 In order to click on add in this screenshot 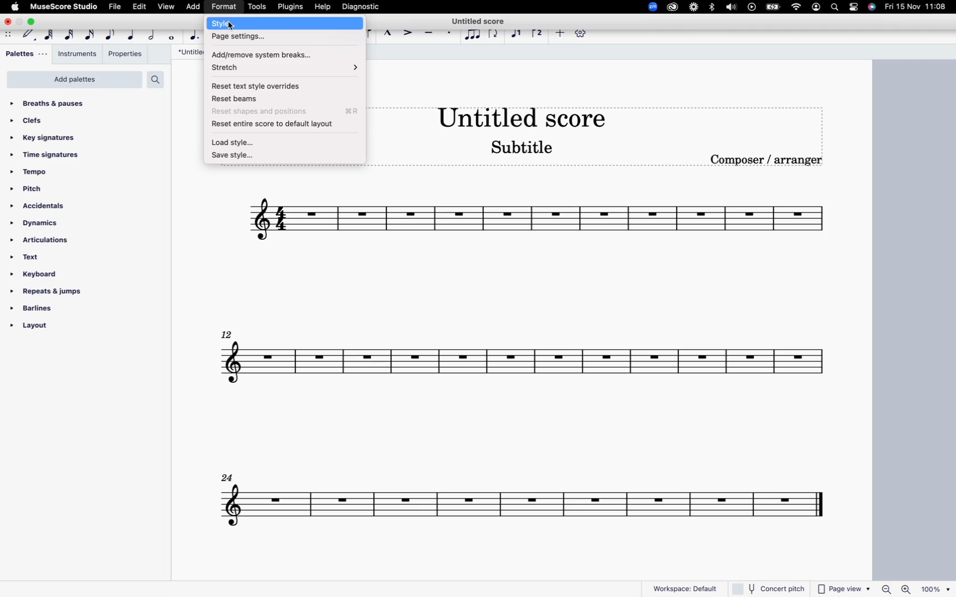, I will do `click(195, 7)`.